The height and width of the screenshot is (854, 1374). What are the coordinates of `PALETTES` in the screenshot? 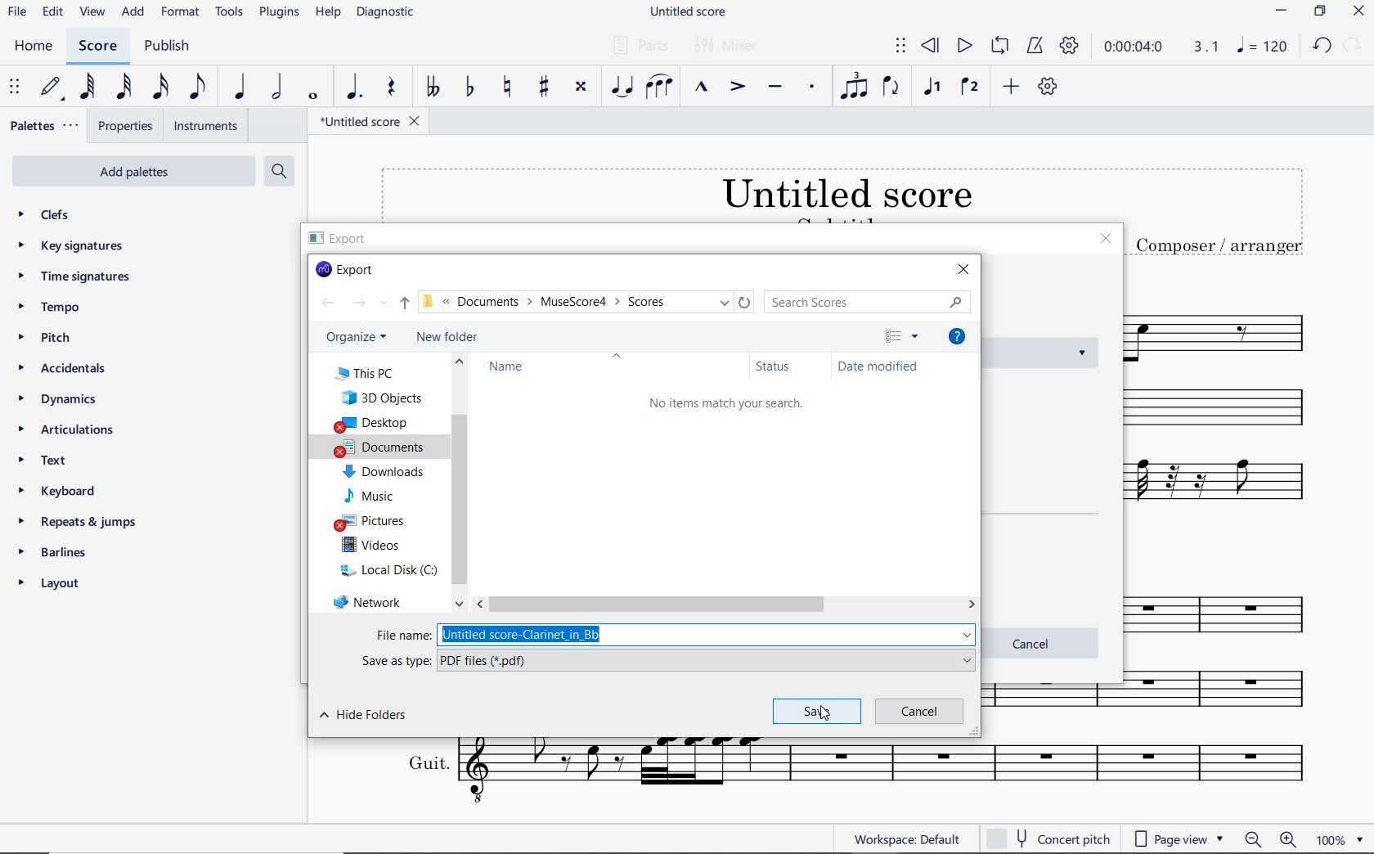 It's located at (45, 127).